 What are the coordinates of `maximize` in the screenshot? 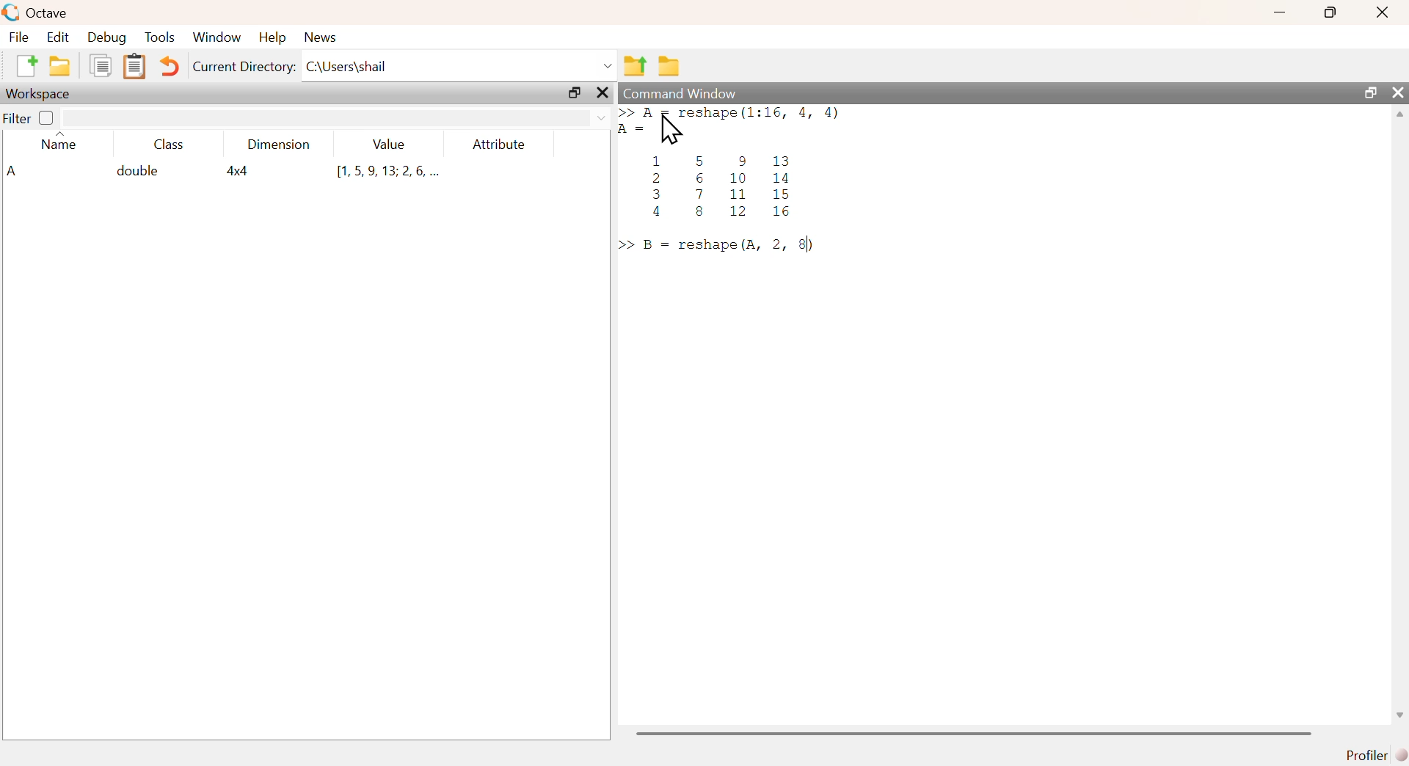 It's located at (573, 94).